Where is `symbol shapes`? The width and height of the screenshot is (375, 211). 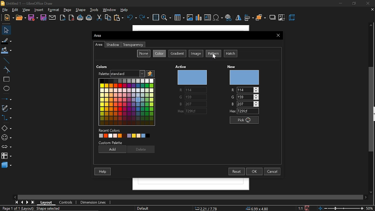
symbol shapes is located at coordinates (6, 137).